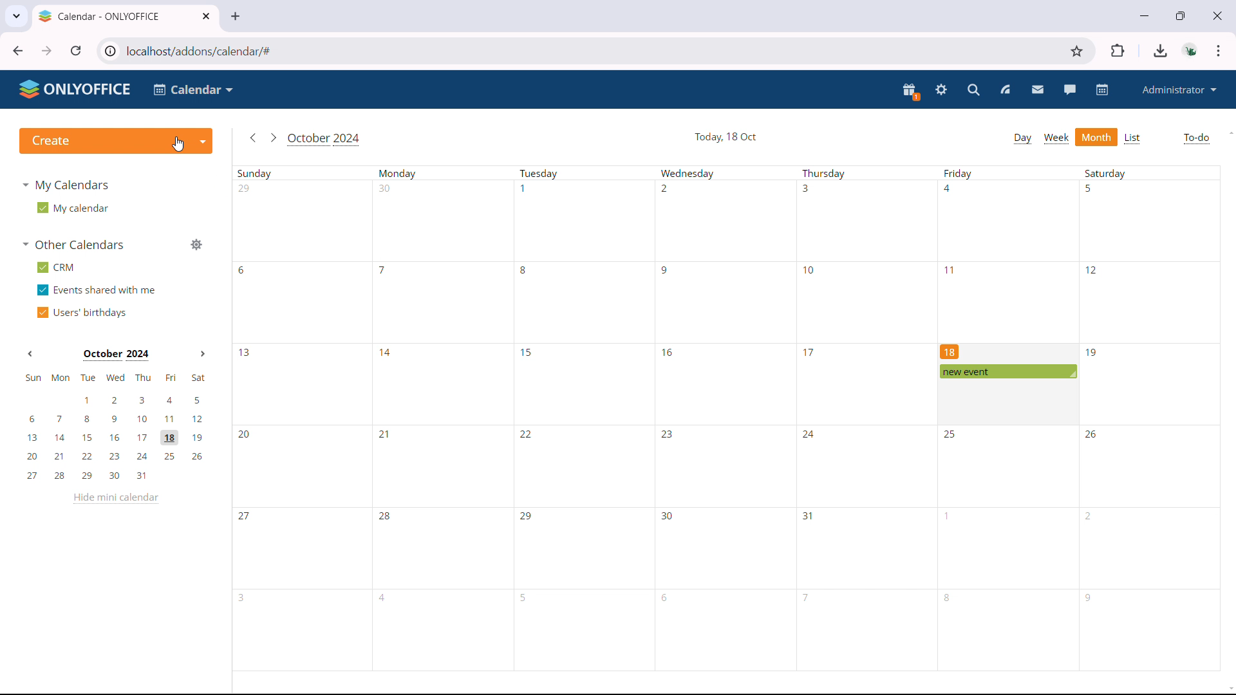 The width and height of the screenshot is (1236, 695). I want to click on October 2024, so click(326, 140).